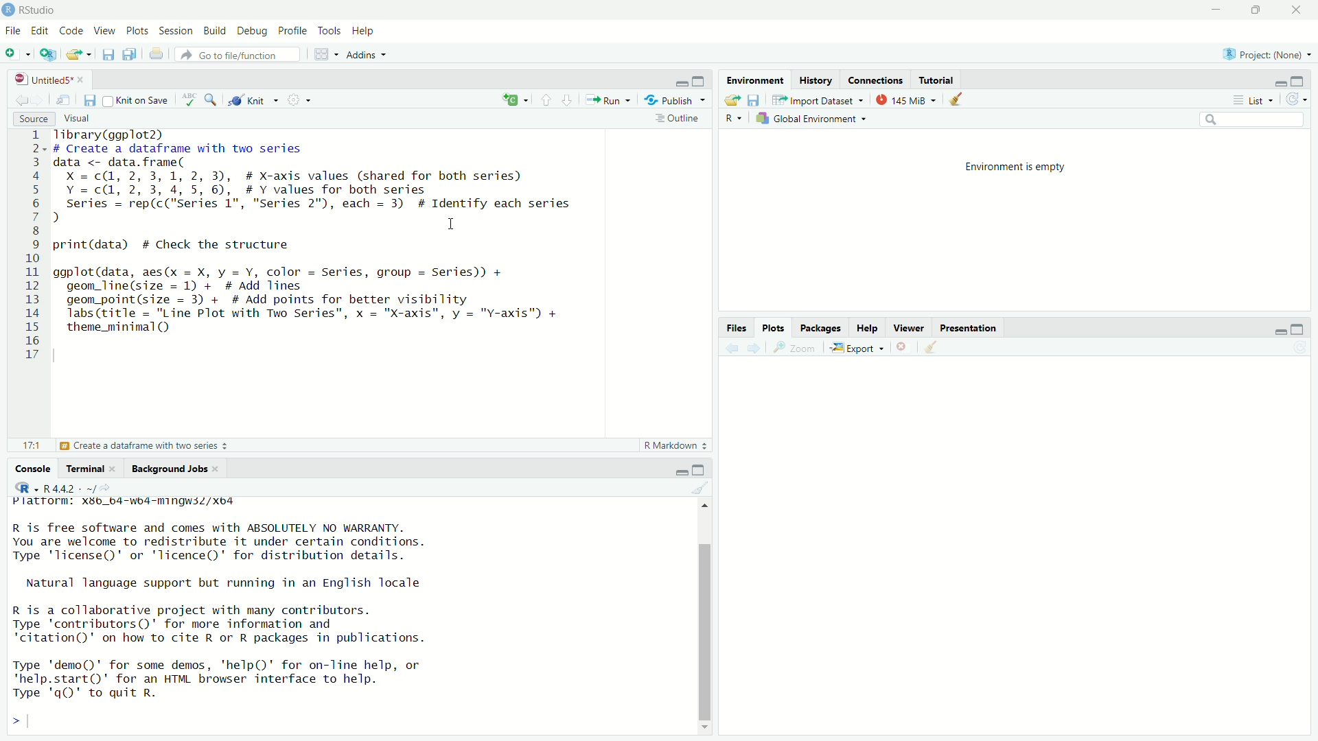  What do you see at coordinates (70, 32) in the screenshot?
I see `Code` at bounding box center [70, 32].